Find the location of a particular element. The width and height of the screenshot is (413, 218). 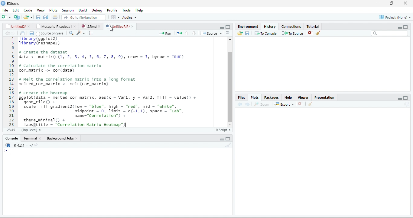

console is located at coordinates (10, 138).